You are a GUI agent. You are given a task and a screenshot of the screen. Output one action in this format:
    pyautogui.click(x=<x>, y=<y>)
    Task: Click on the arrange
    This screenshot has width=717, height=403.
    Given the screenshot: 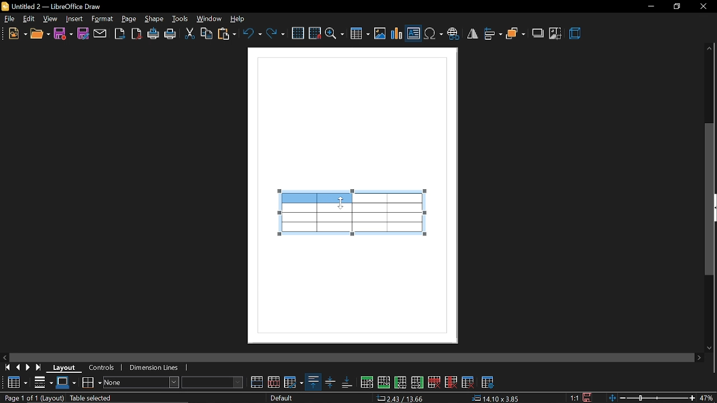 What is the action you would take?
    pyautogui.click(x=515, y=32)
    